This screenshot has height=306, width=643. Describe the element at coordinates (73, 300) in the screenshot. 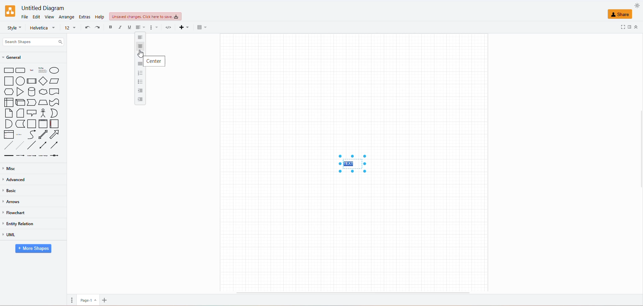

I see `page` at that location.